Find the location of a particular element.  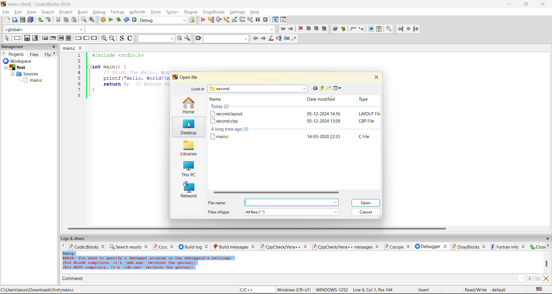

1 is located at coordinates (80, 55).